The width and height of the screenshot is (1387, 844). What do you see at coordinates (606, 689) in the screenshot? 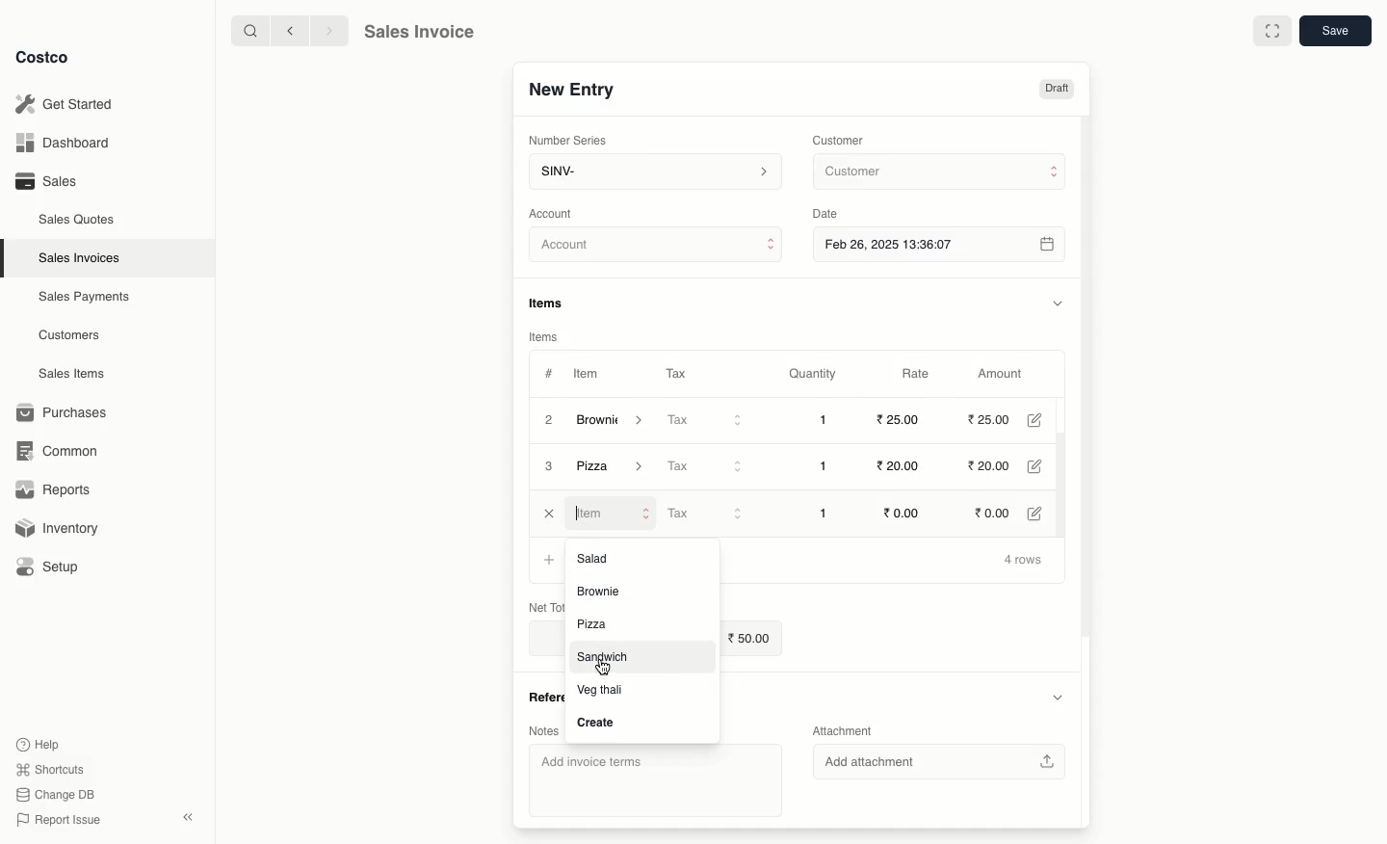
I see `Veg thall` at bounding box center [606, 689].